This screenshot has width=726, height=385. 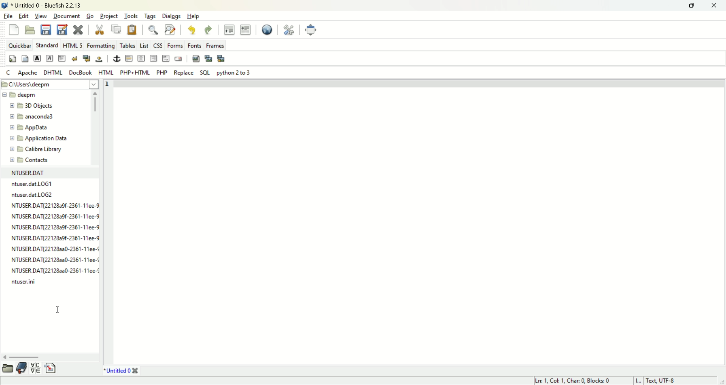 What do you see at coordinates (23, 16) in the screenshot?
I see `edit` at bounding box center [23, 16].